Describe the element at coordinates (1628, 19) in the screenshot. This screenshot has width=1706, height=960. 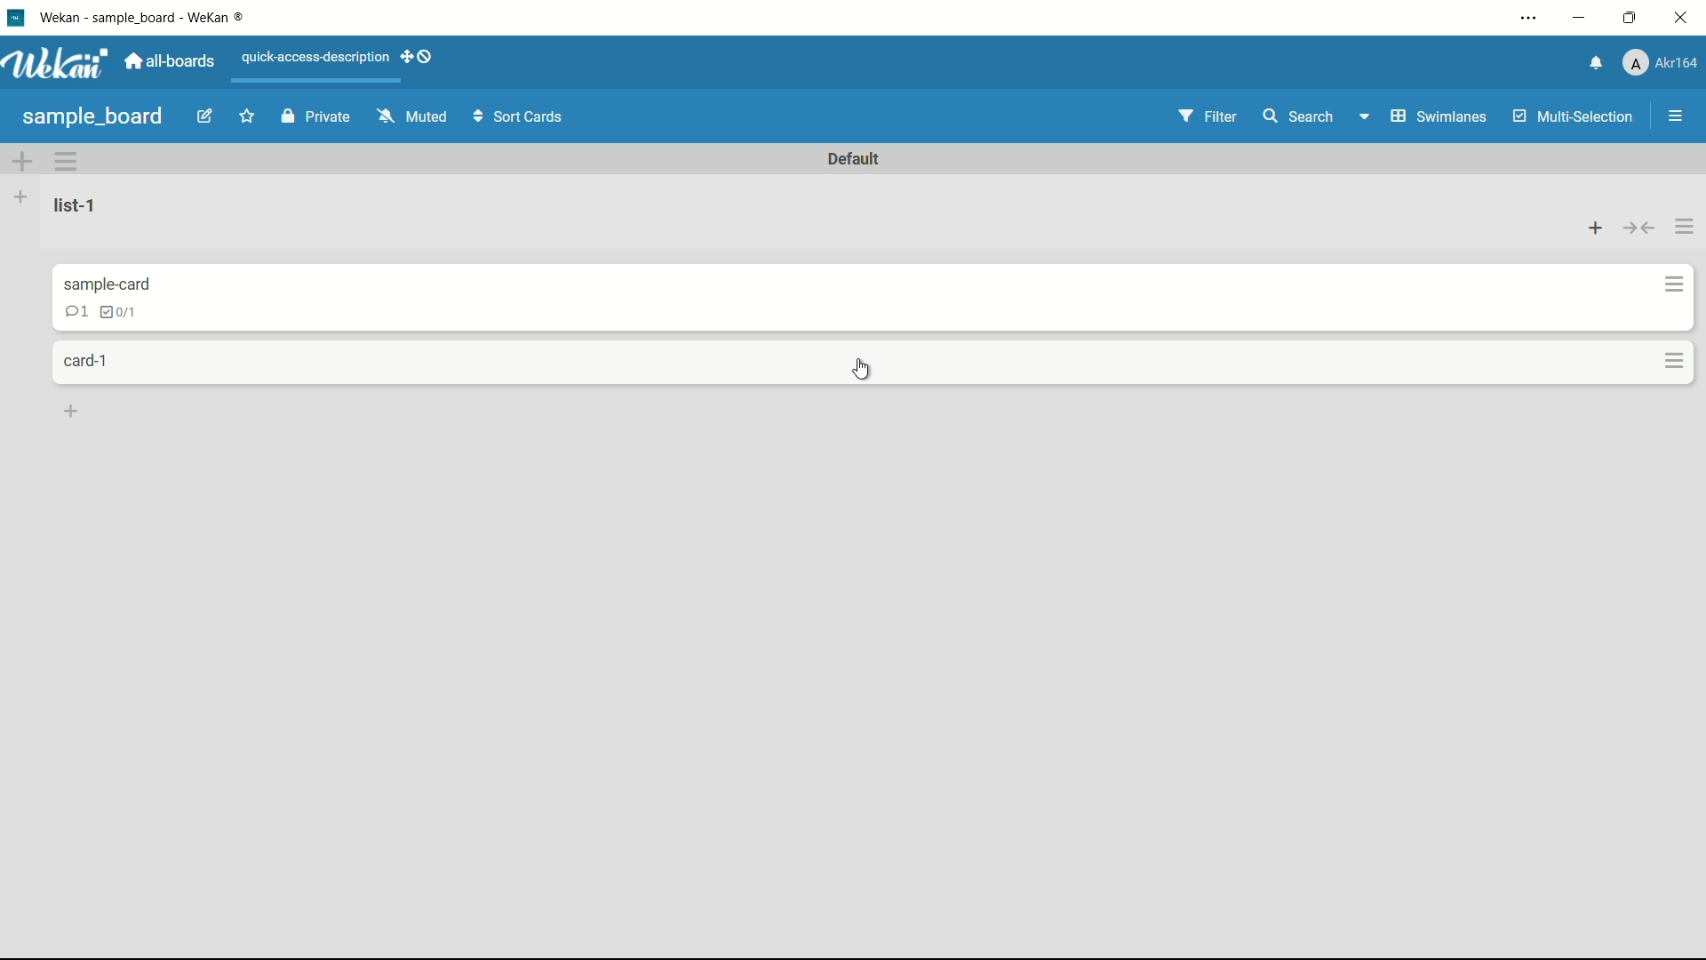
I see `maximize` at that location.